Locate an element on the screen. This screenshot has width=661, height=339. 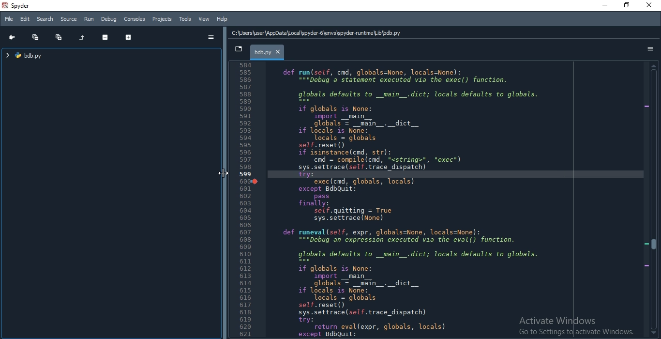
Projects is located at coordinates (162, 18).